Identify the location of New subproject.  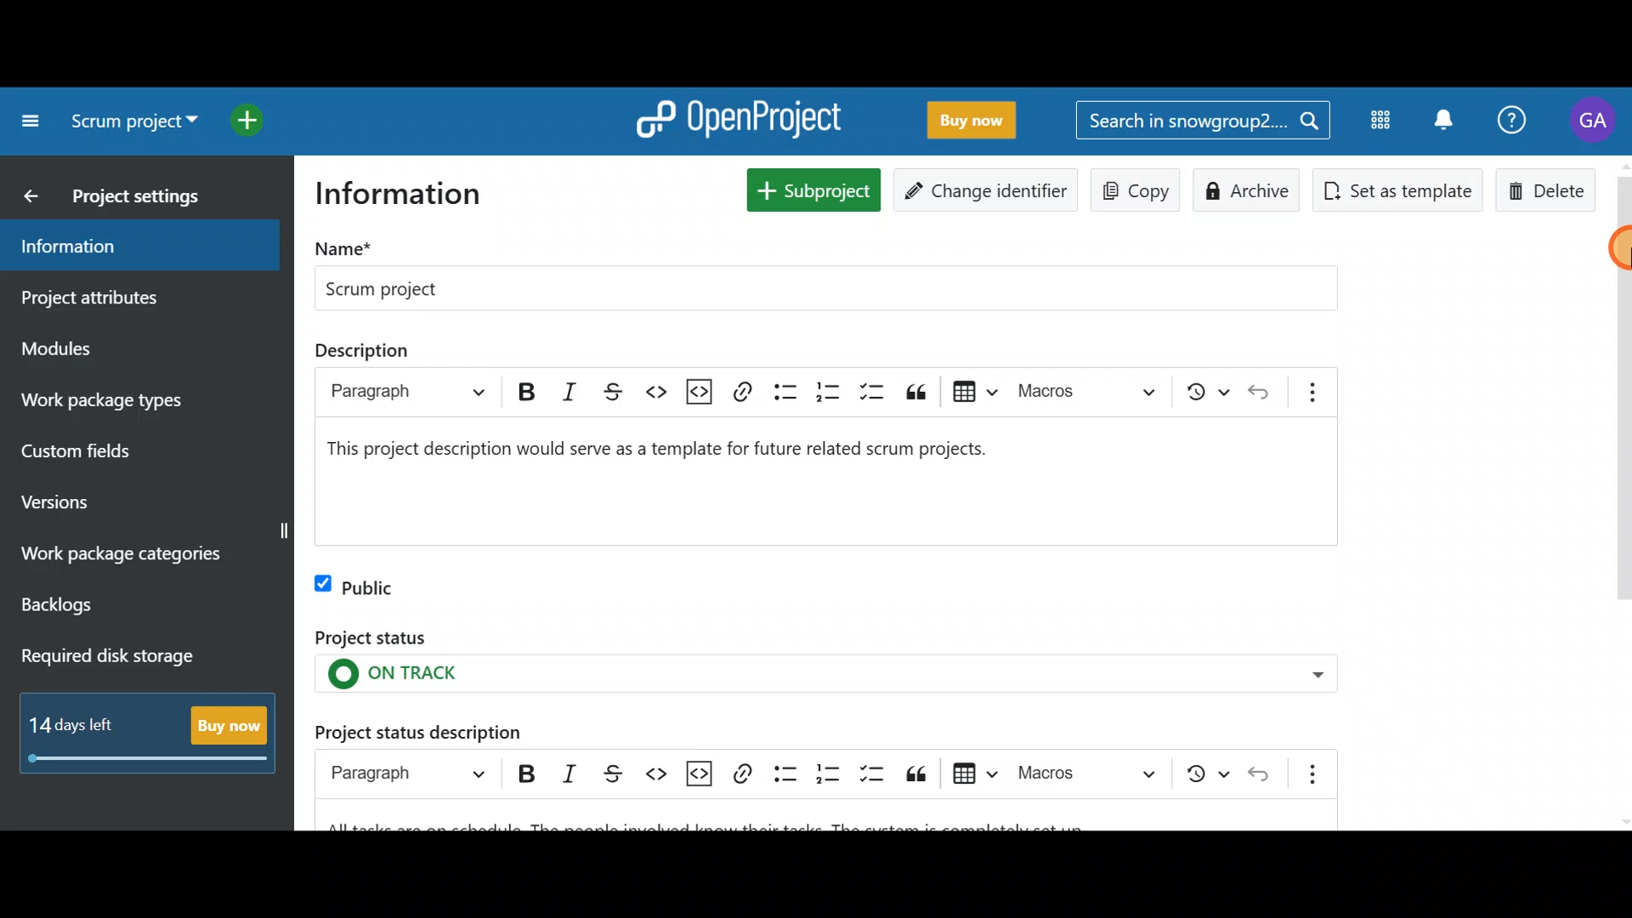
(811, 188).